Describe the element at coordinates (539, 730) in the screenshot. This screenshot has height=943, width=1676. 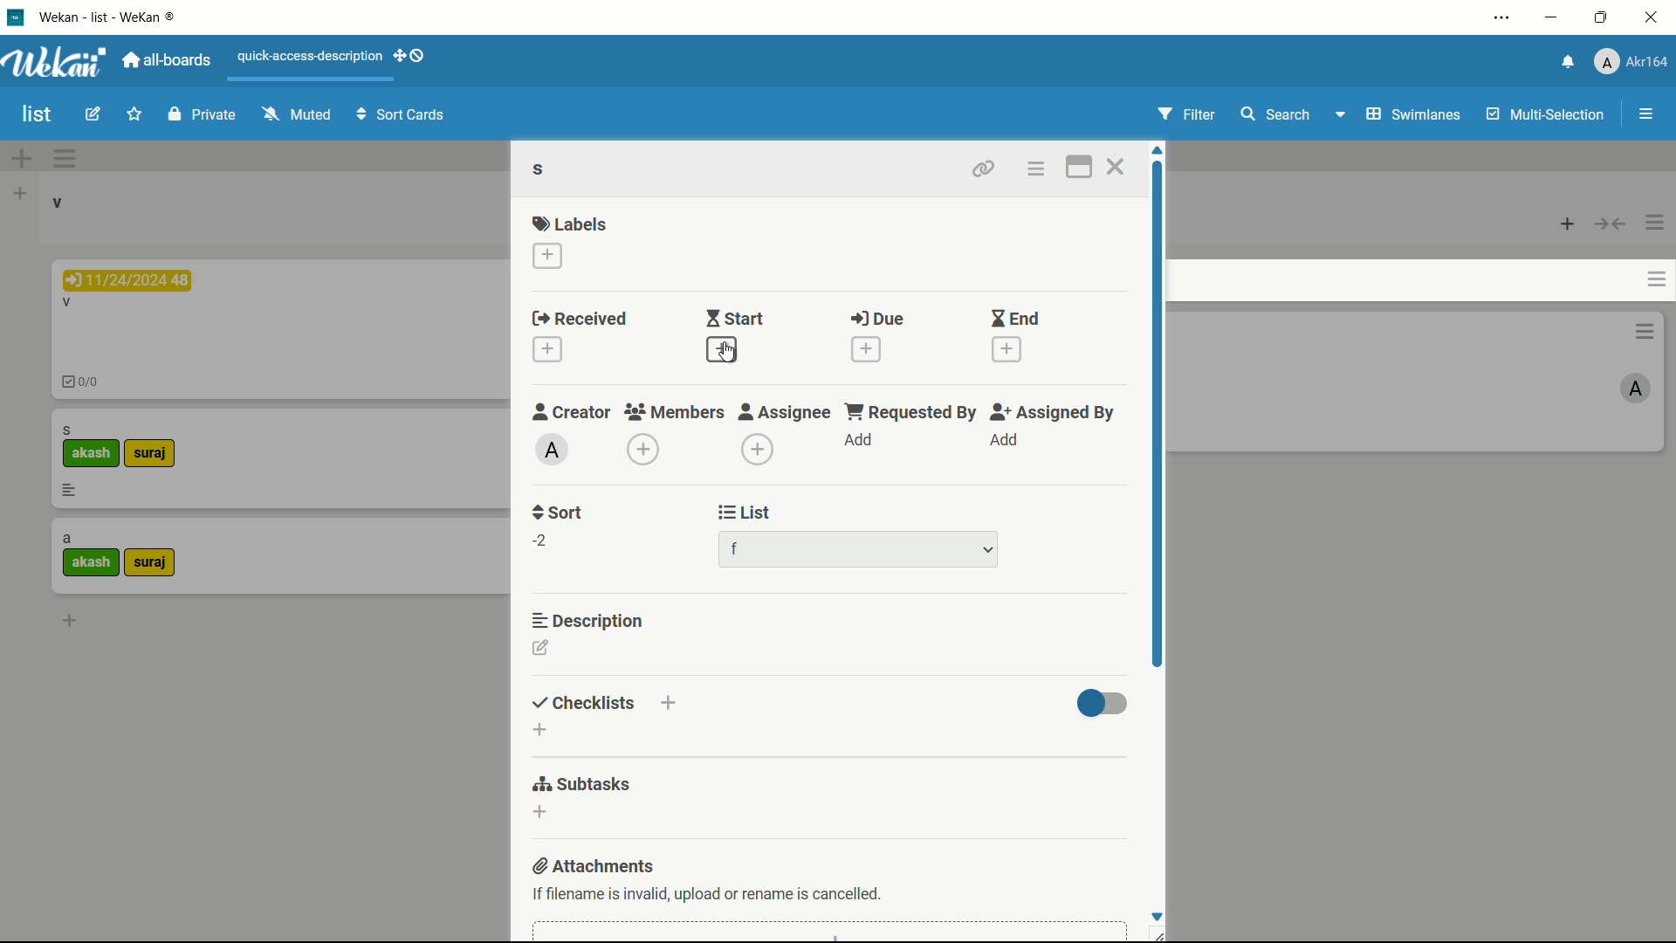
I see `add checklists` at that location.